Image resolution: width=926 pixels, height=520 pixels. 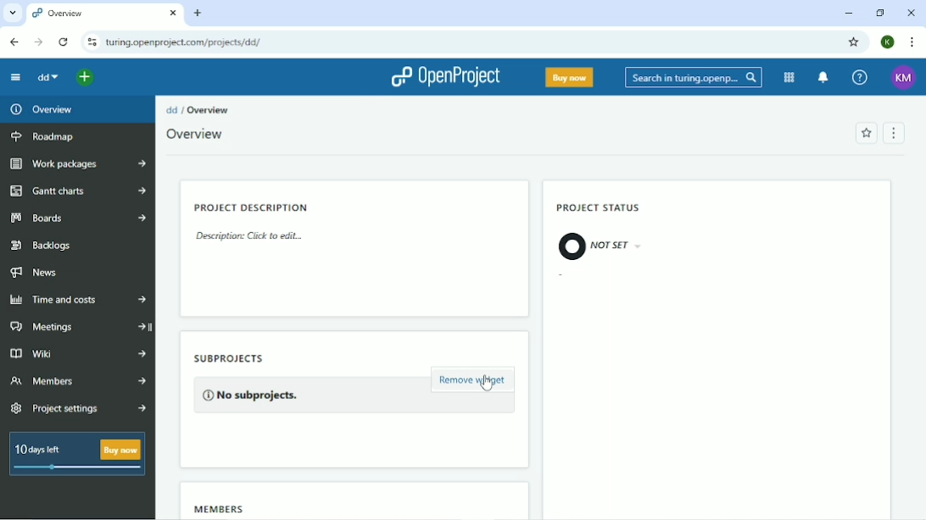 What do you see at coordinates (888, 41) in the screenshot?
I see `Account` at bounding box center [888, 41].